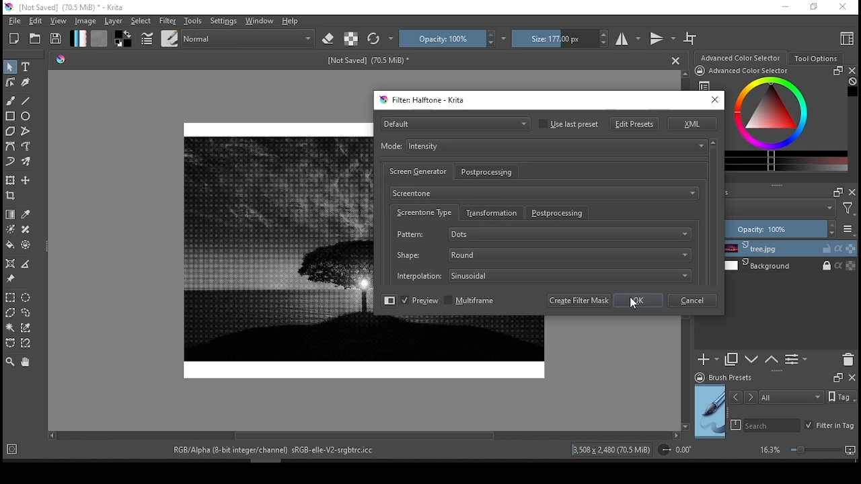 This screenshot has height=484, width=861. I want to click on measure the distance between two points, so click(26, 264).